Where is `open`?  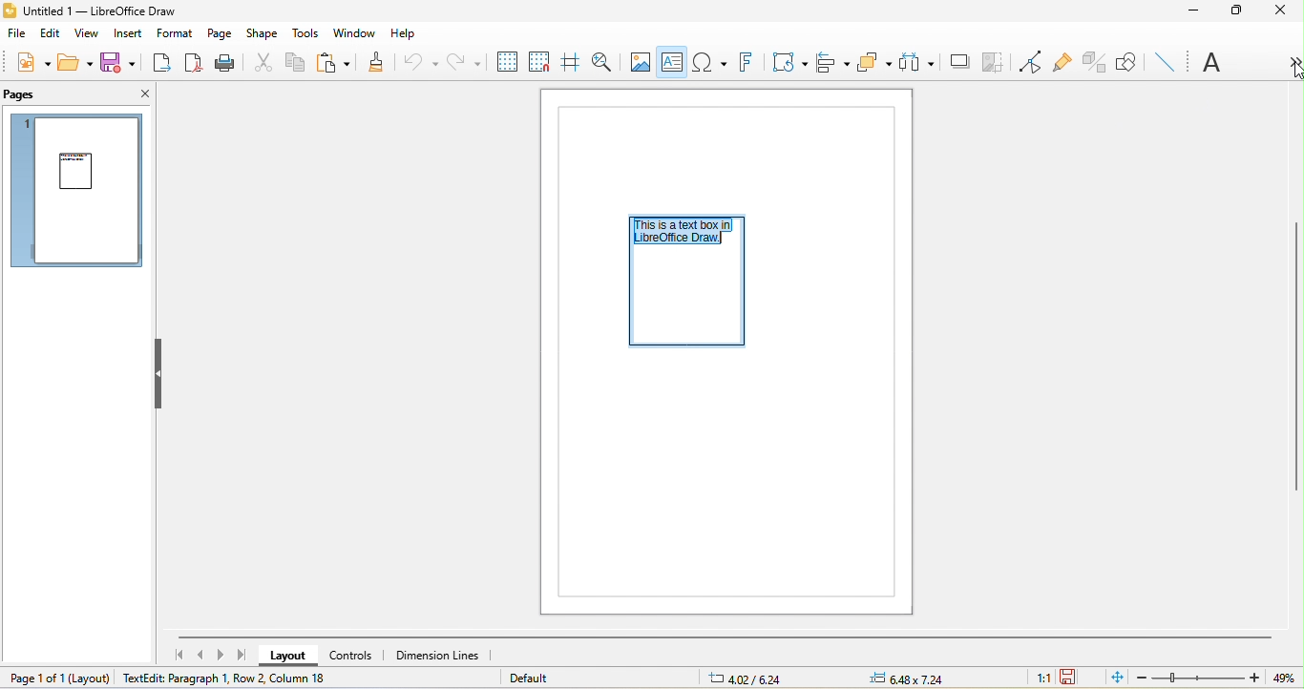
open is located at coordinates (74, 62).